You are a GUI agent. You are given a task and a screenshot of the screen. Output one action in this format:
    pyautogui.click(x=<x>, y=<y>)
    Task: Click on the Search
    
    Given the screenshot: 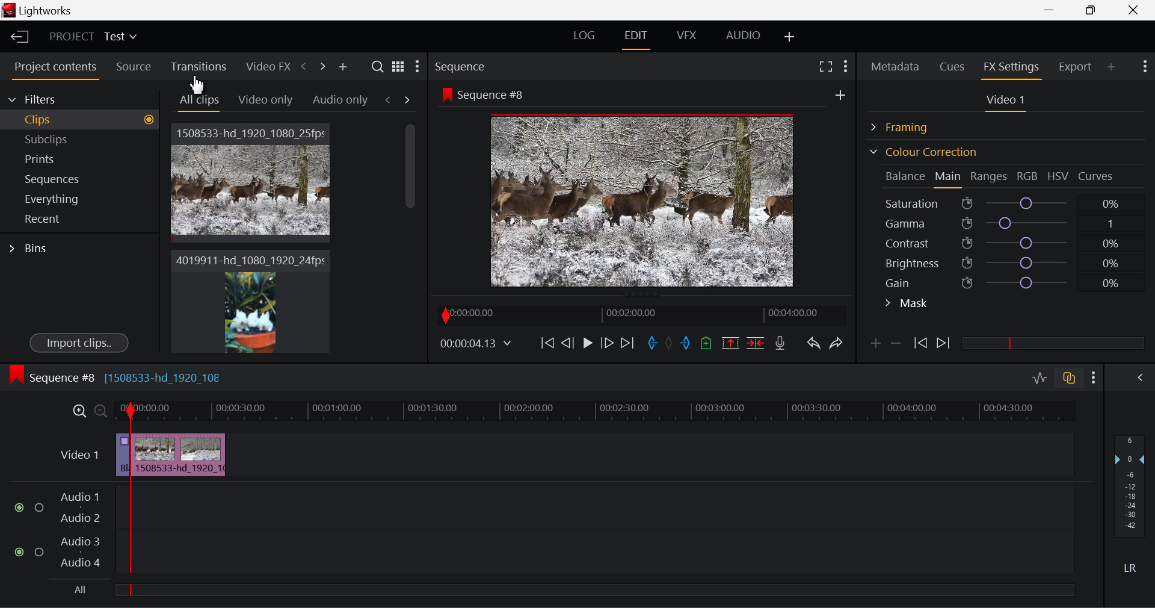 What is the action you would take?
    pyautogui.click(x=379, y=67)
    